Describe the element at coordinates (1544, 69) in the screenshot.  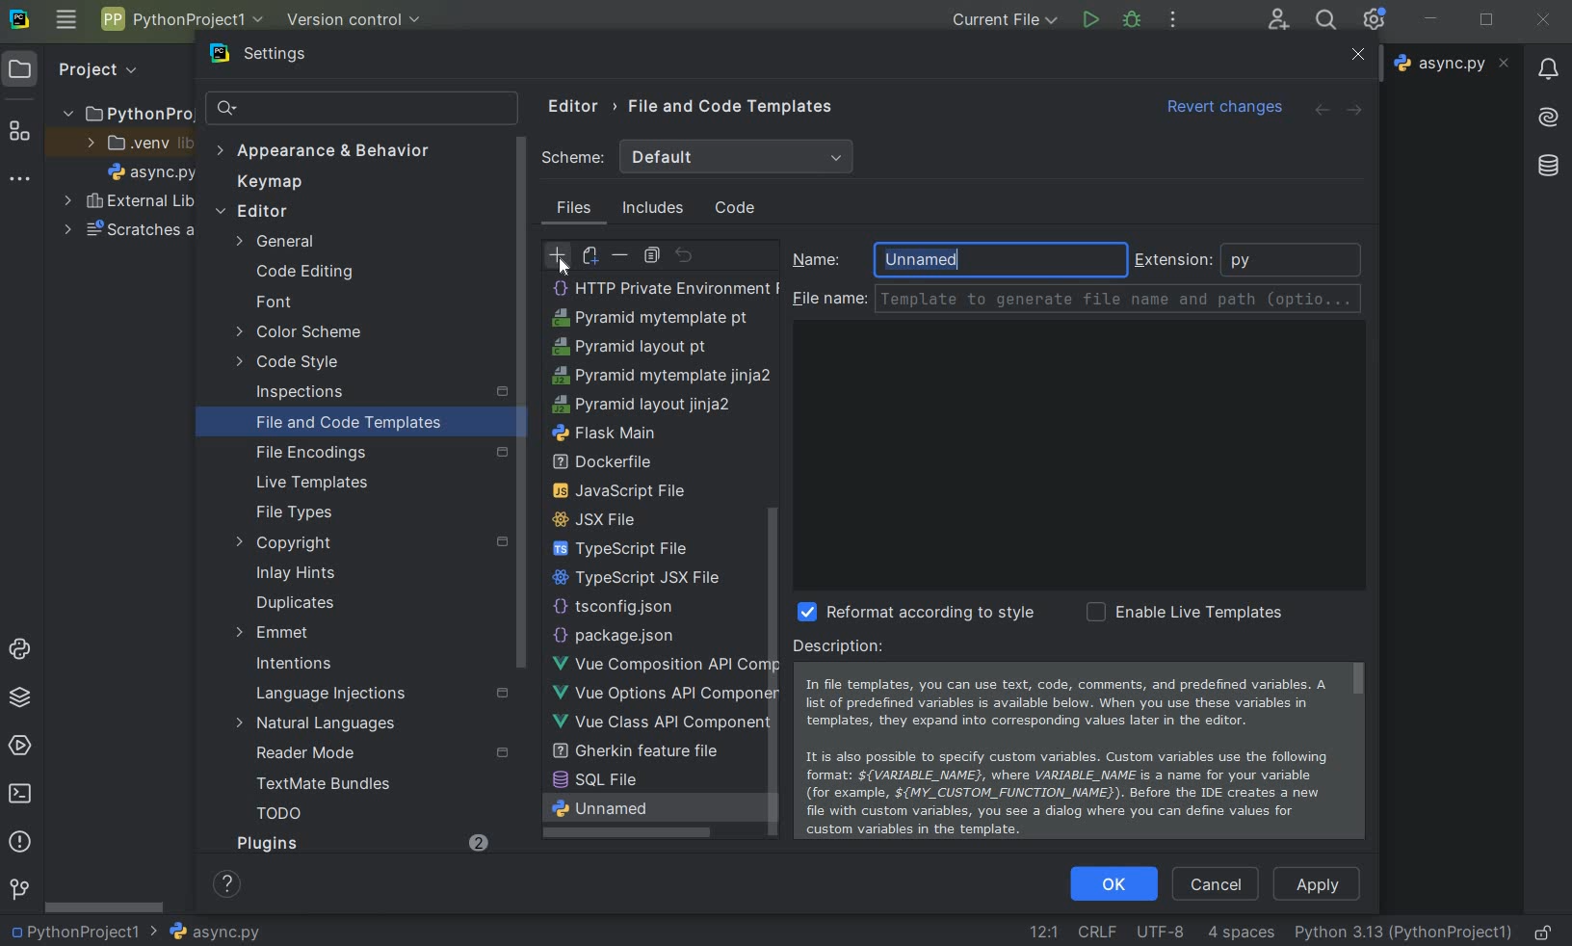
I see `notifications` at that location.